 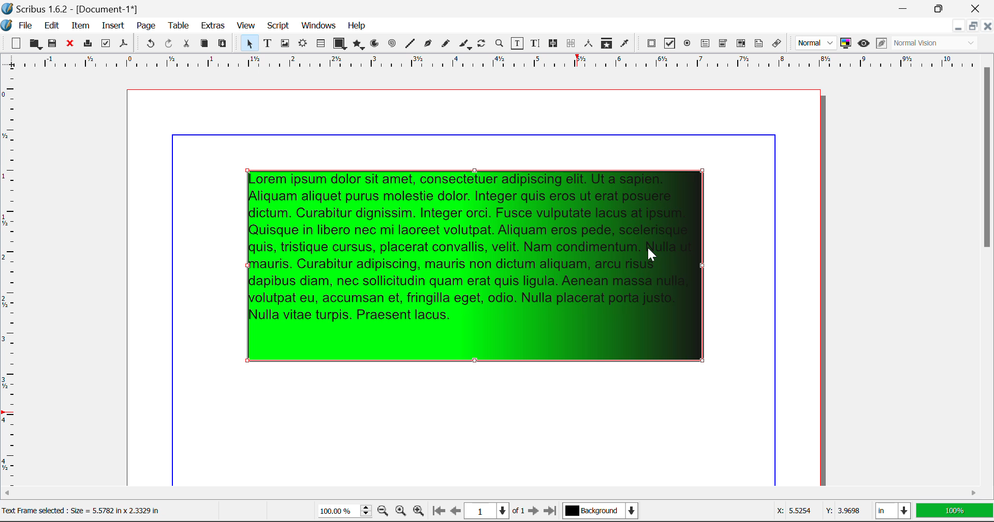 I want to click on PDF Combo Box, so click(x=723, y=45).